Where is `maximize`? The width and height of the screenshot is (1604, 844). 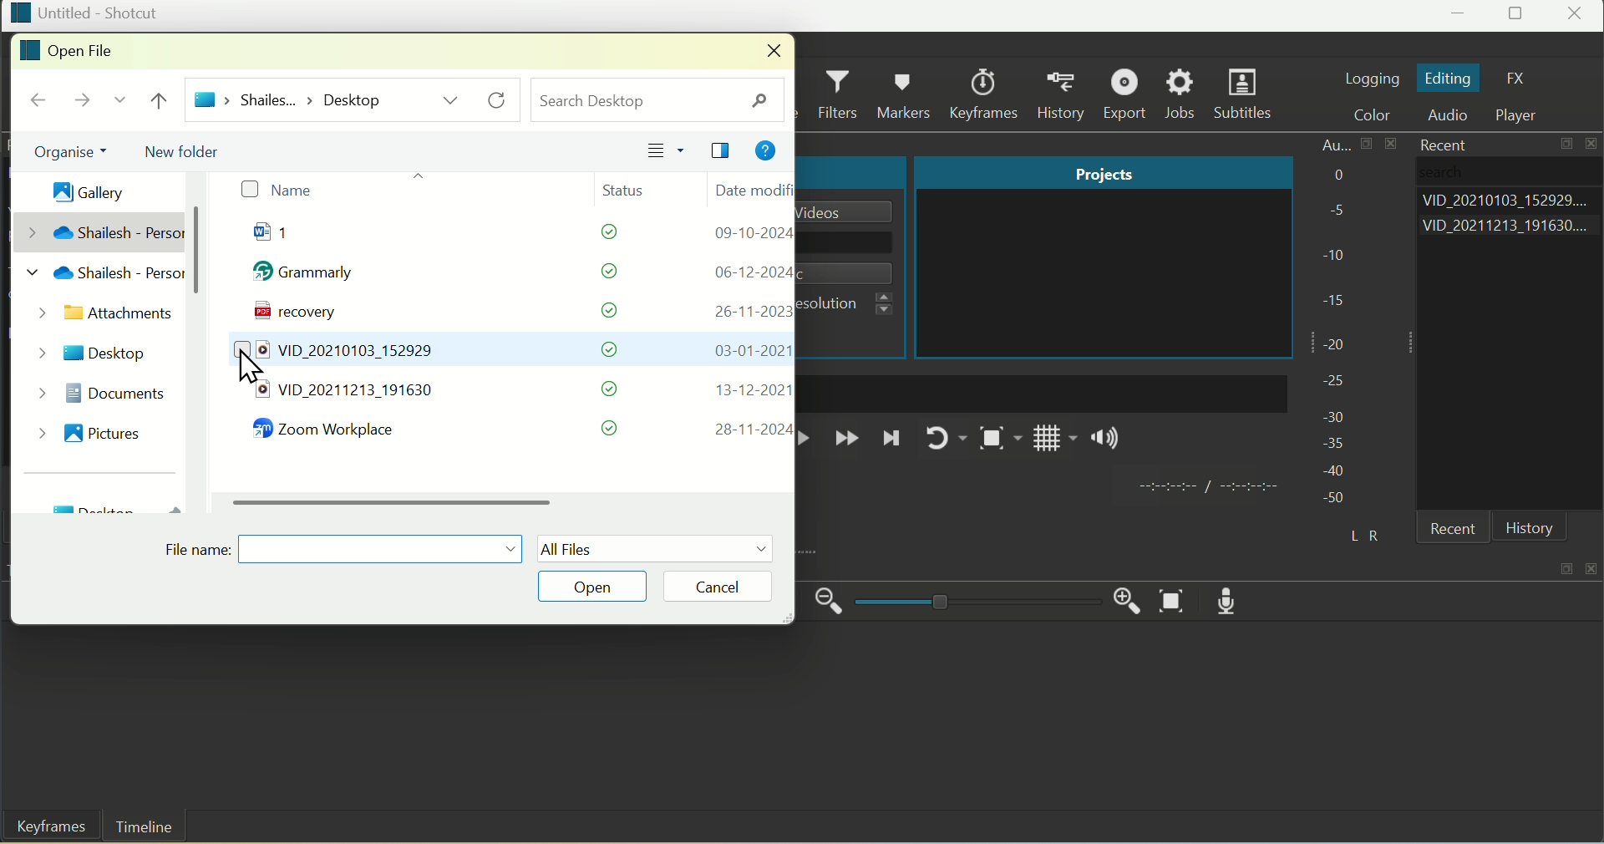 maximize is located at coordinates (1565, 567).